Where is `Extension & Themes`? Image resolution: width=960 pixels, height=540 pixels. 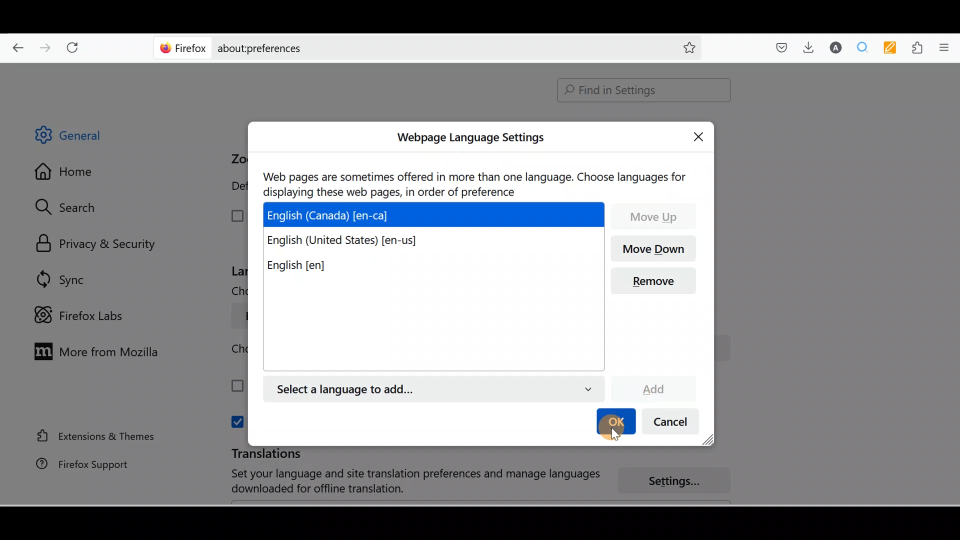 Extension & Themes is located at coordinates (91, 435).